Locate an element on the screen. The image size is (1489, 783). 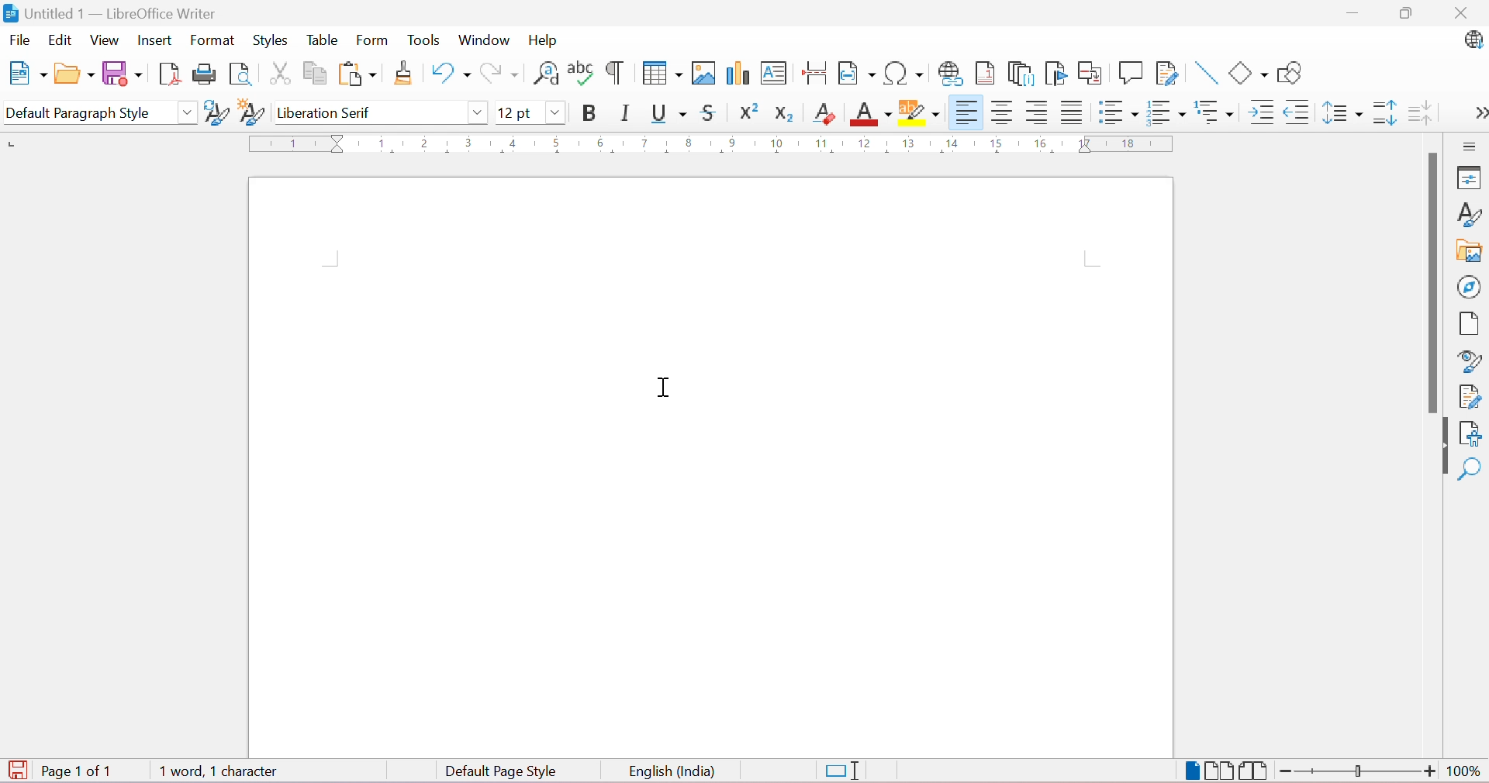
12 pt is located at coordinates (514, 112).